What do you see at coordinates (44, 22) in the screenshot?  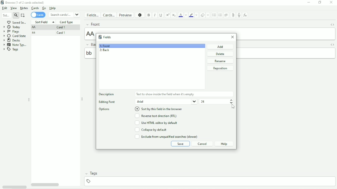 I see `Sort Field` at bounding box center [44, 22].